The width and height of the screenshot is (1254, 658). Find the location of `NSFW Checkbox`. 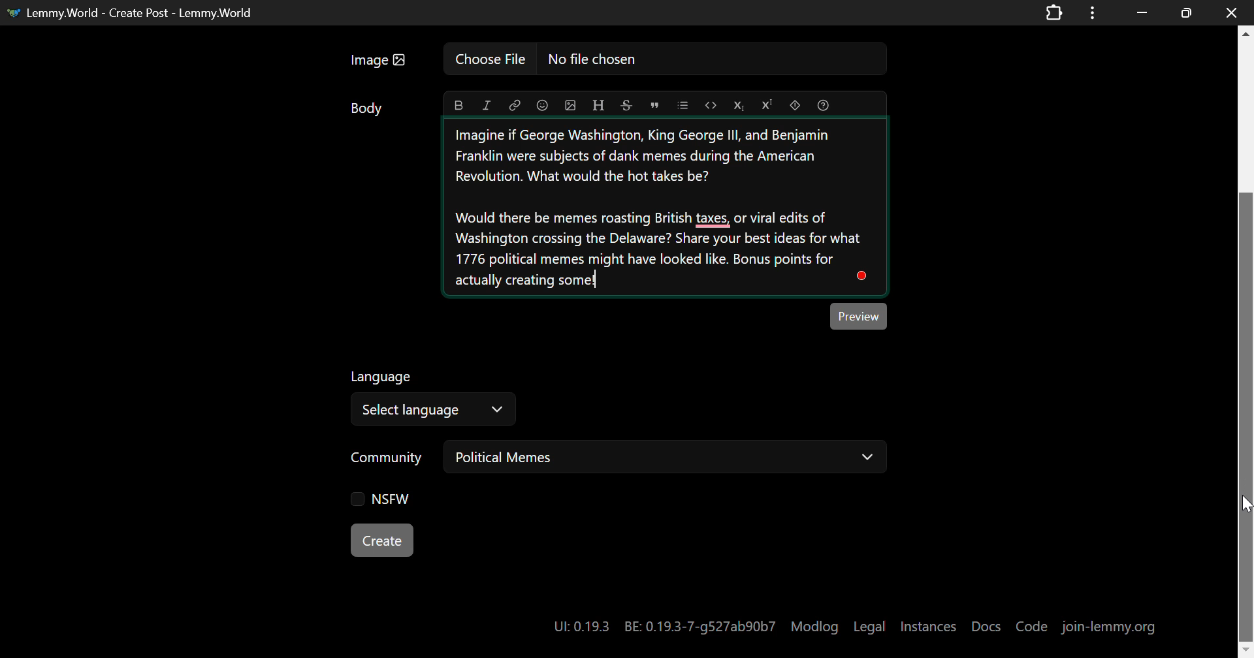

NSFW Checkbox is located at coordinates (384, 497).